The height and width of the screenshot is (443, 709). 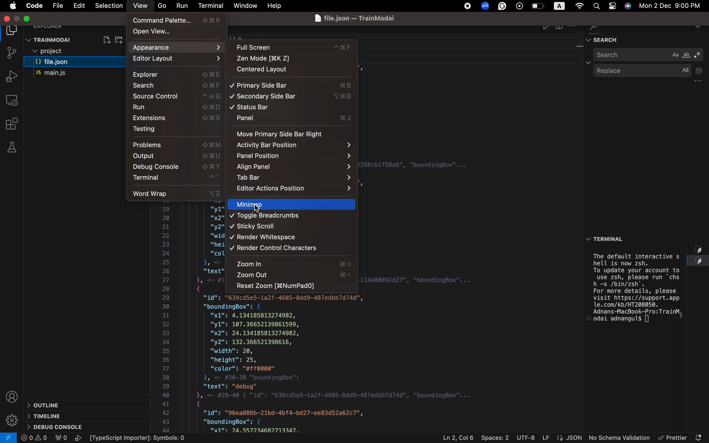 What do you see at coordinates (176, 145) in the screenshot?
I see `problems` at bounding box center [176, 145].